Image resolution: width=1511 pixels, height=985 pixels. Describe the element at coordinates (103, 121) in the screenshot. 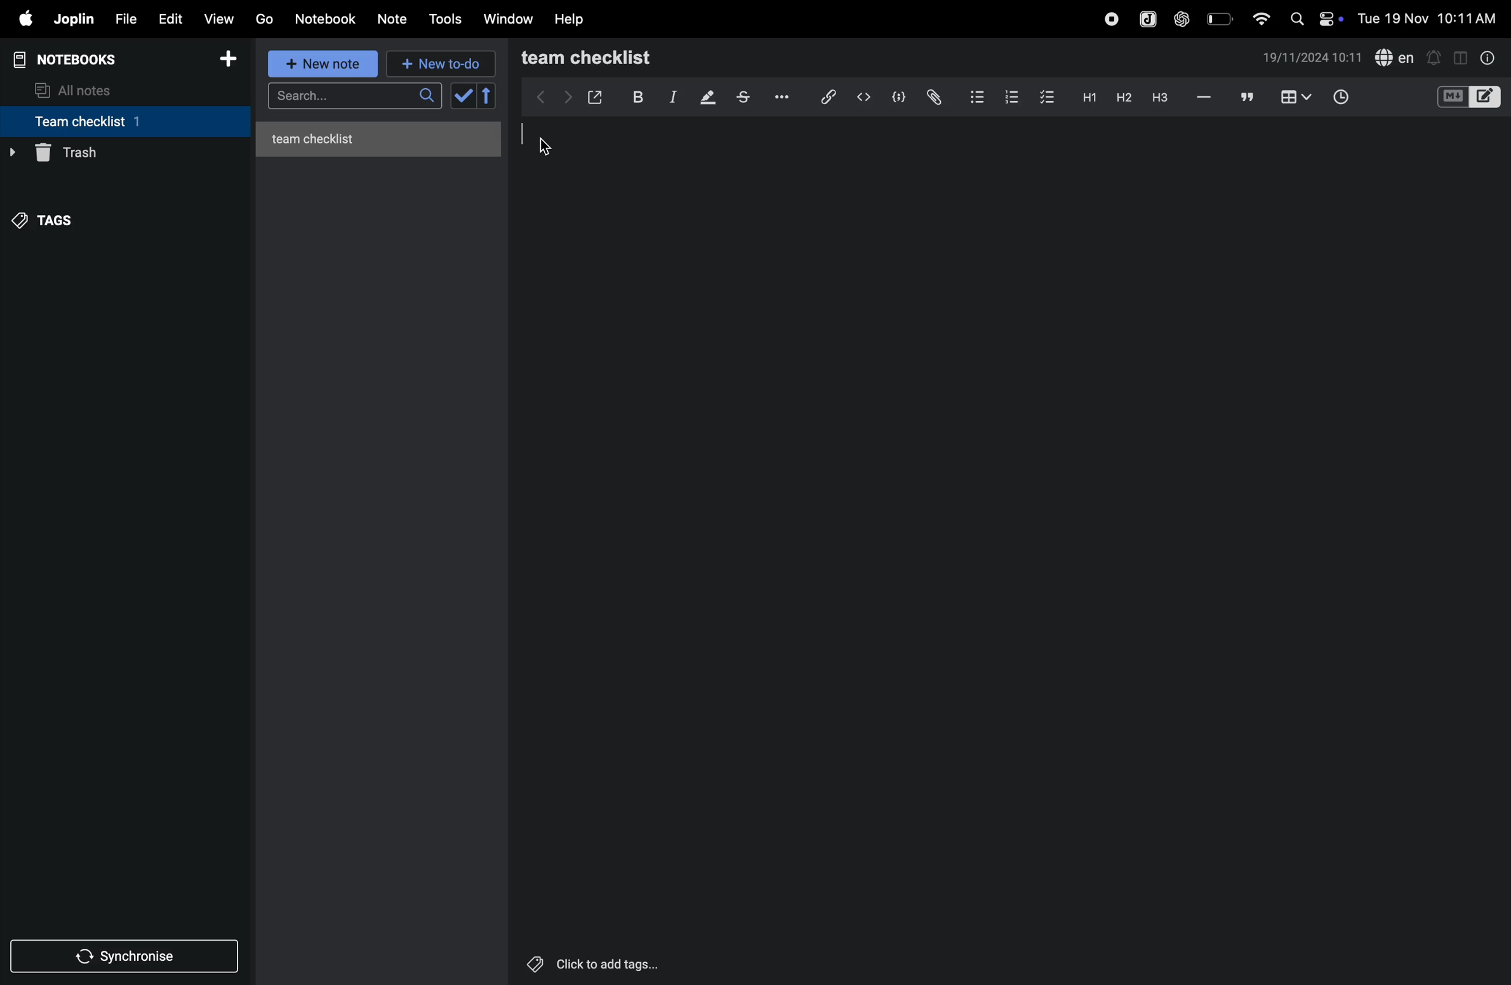

I see `team checklist` at that location.